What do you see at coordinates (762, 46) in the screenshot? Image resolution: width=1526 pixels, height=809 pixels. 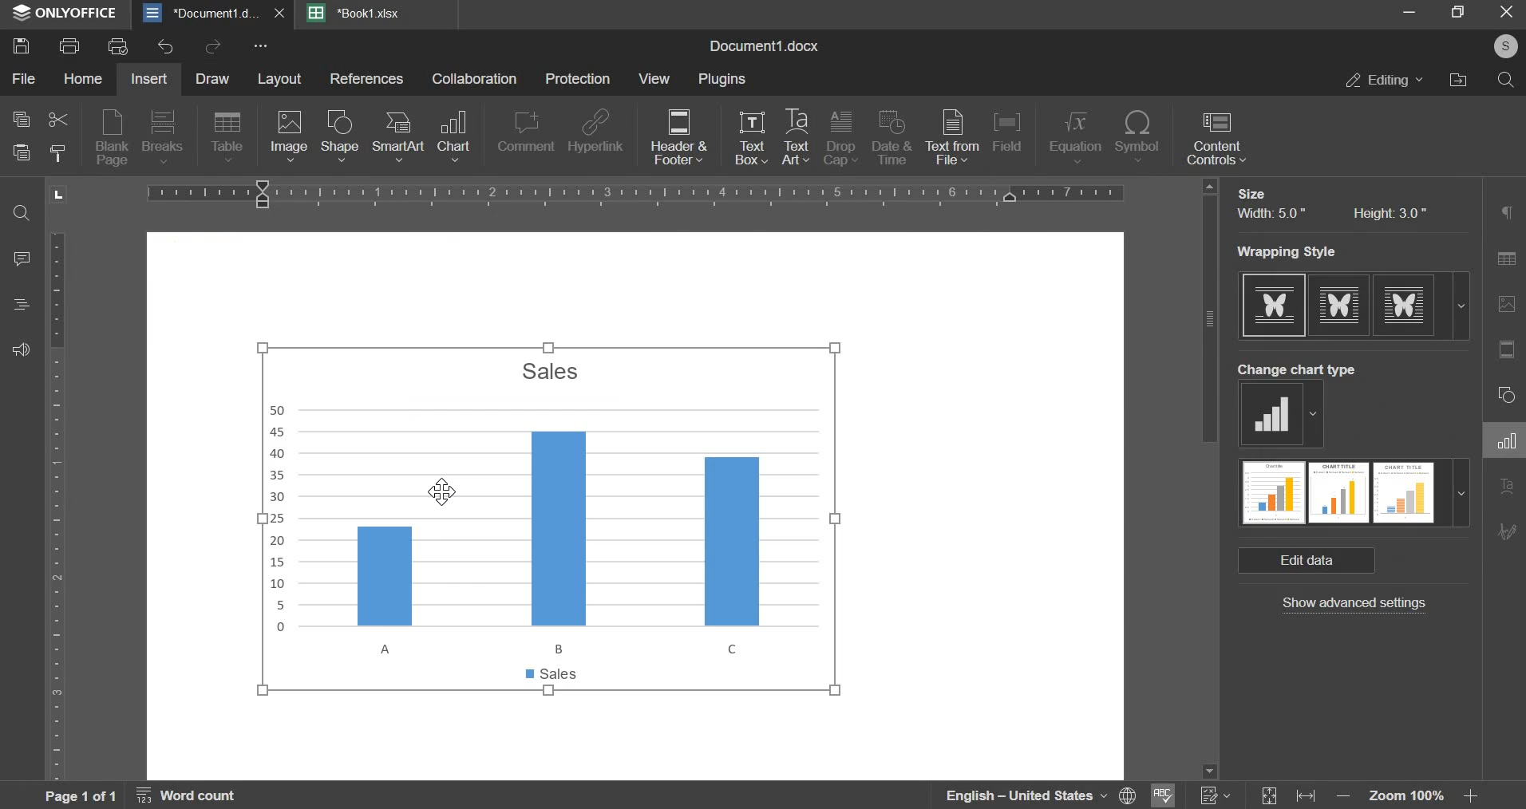 I see `document name` at bounding box center [762, 46].